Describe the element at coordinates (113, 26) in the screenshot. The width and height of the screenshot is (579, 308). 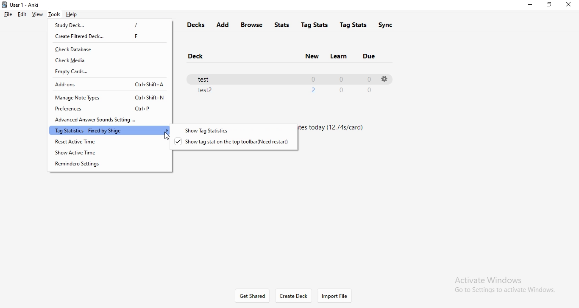
I see `study deck` at that location.